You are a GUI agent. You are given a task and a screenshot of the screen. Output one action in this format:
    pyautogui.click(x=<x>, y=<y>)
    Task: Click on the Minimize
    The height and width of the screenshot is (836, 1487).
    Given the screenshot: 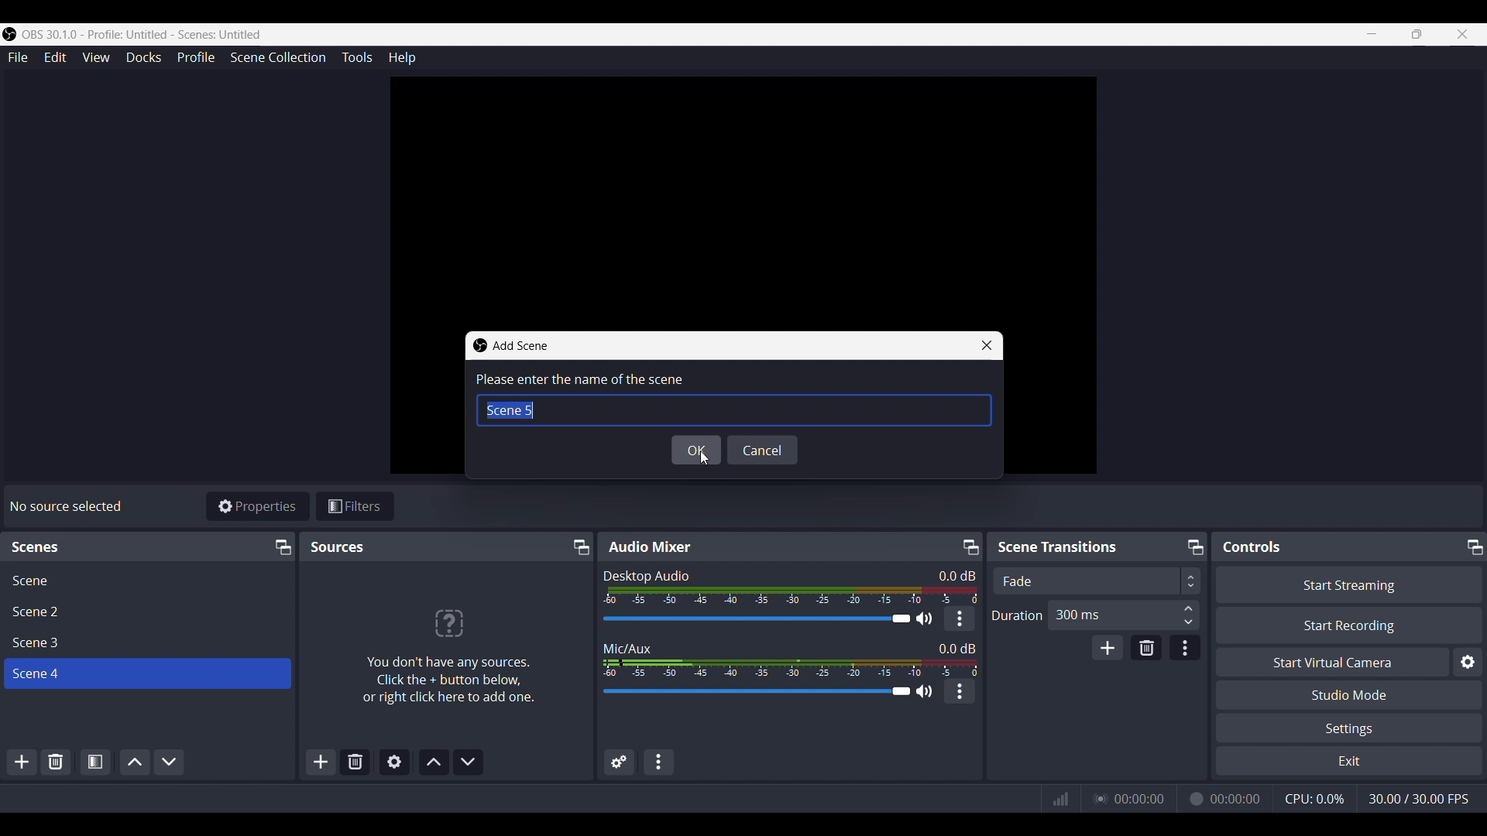 What is the action you would take?
    pyautogui.click(x=1370, y=33)
    